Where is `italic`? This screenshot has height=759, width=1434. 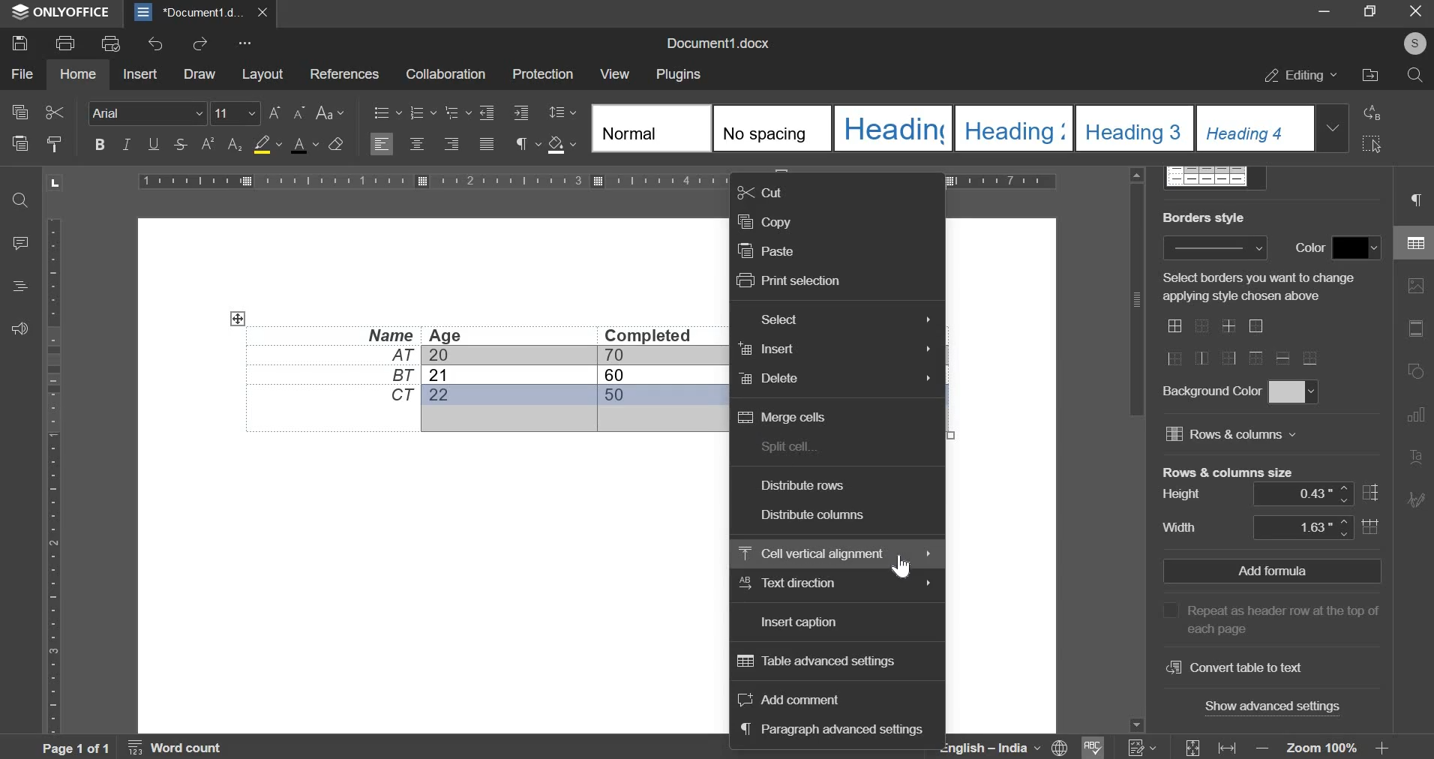
italic is located at coordinates (124, 142).